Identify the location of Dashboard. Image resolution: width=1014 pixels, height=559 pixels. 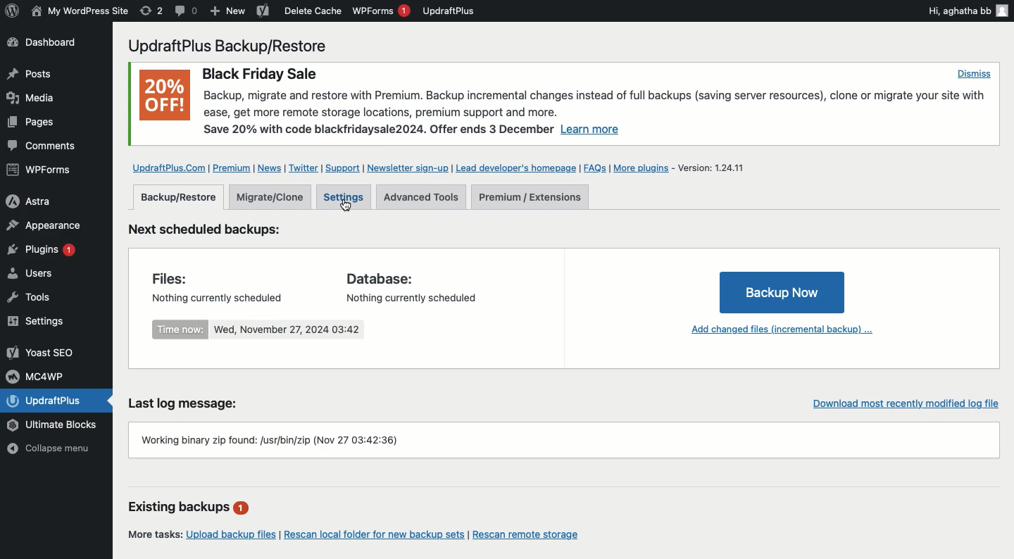
(51, 44).